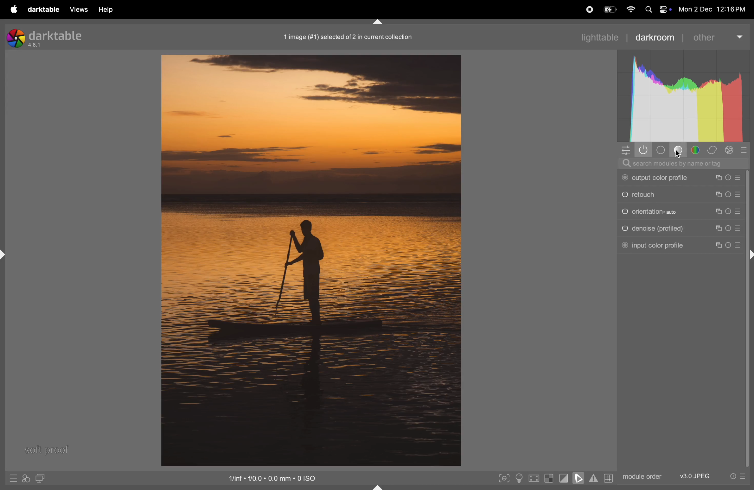  Describe the element at coordinates (39, 479) in the screenshot. I see `double window` at that location.